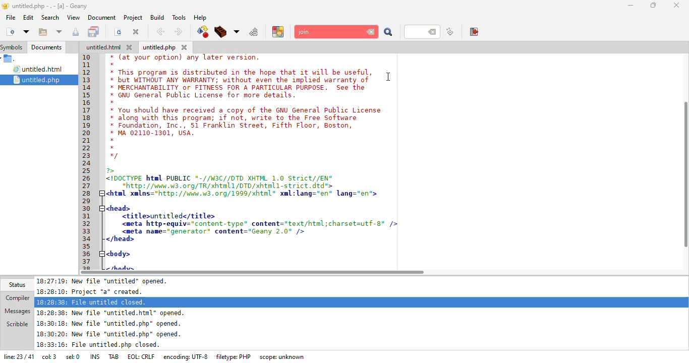  Describe the element at coordinates (156, 17) in the screenshot. I see `build` at that location.